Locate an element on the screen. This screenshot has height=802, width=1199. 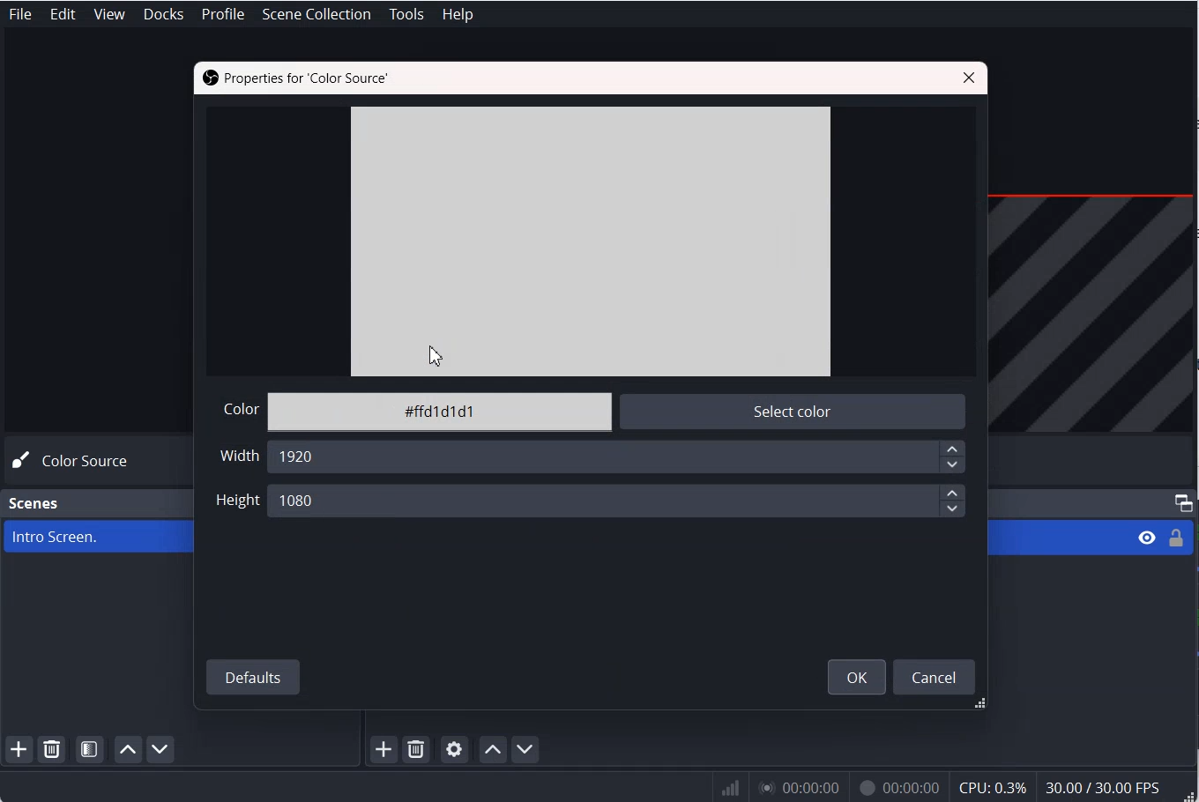
00:00:00 is located at coordinates (896, 790).